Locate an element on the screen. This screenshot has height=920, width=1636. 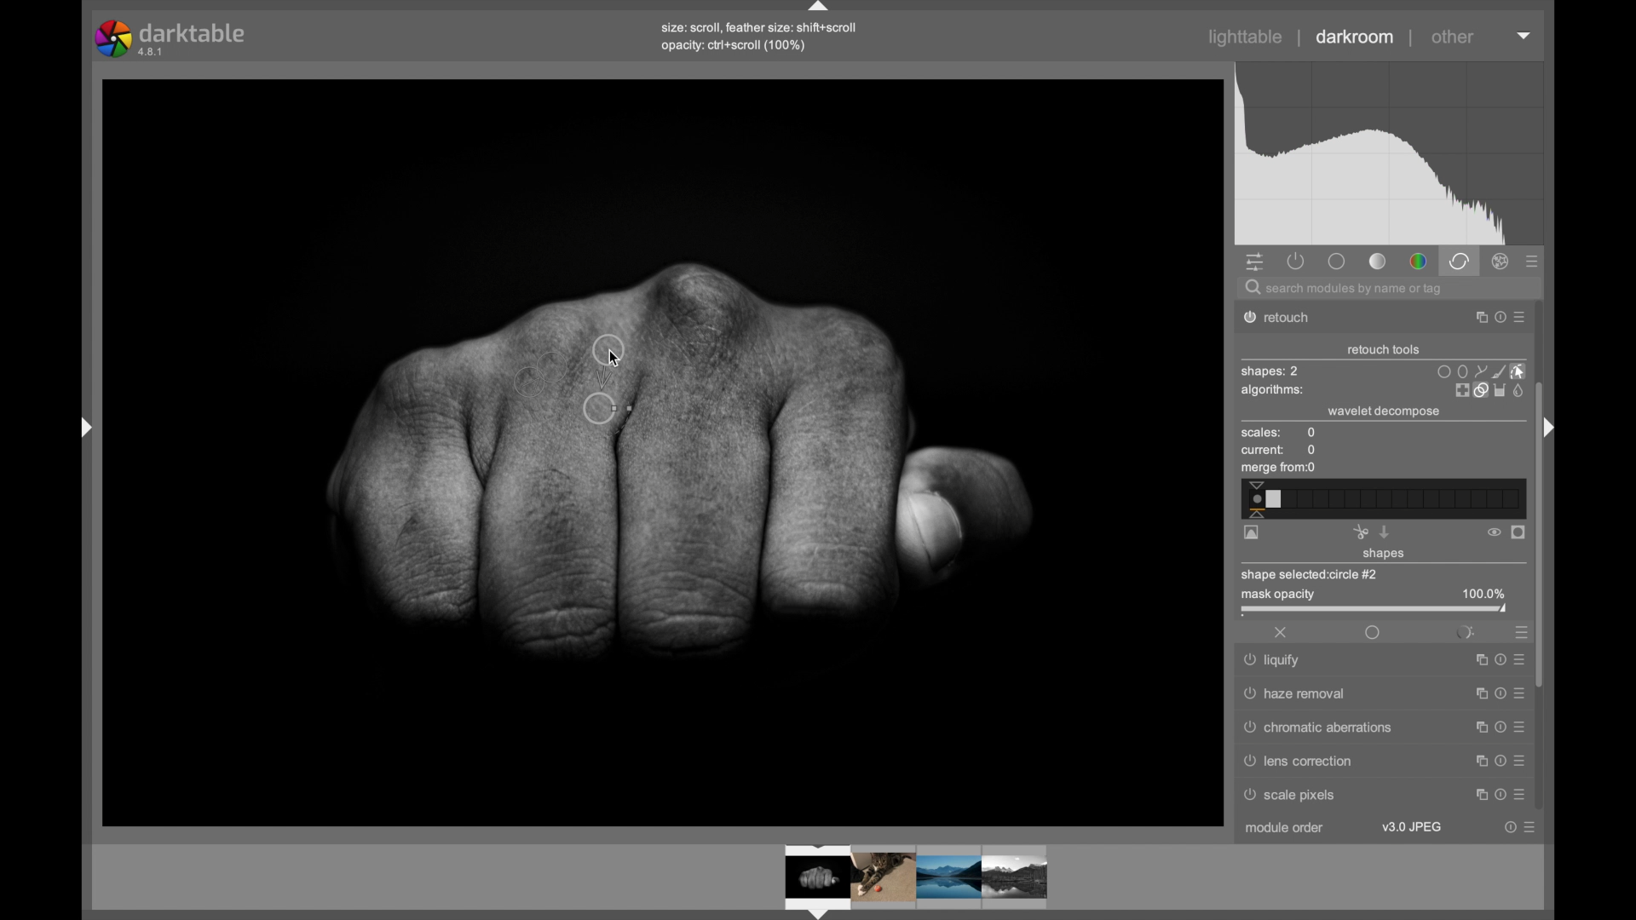
merge from: 0 is located at coordinates (1279, 469).